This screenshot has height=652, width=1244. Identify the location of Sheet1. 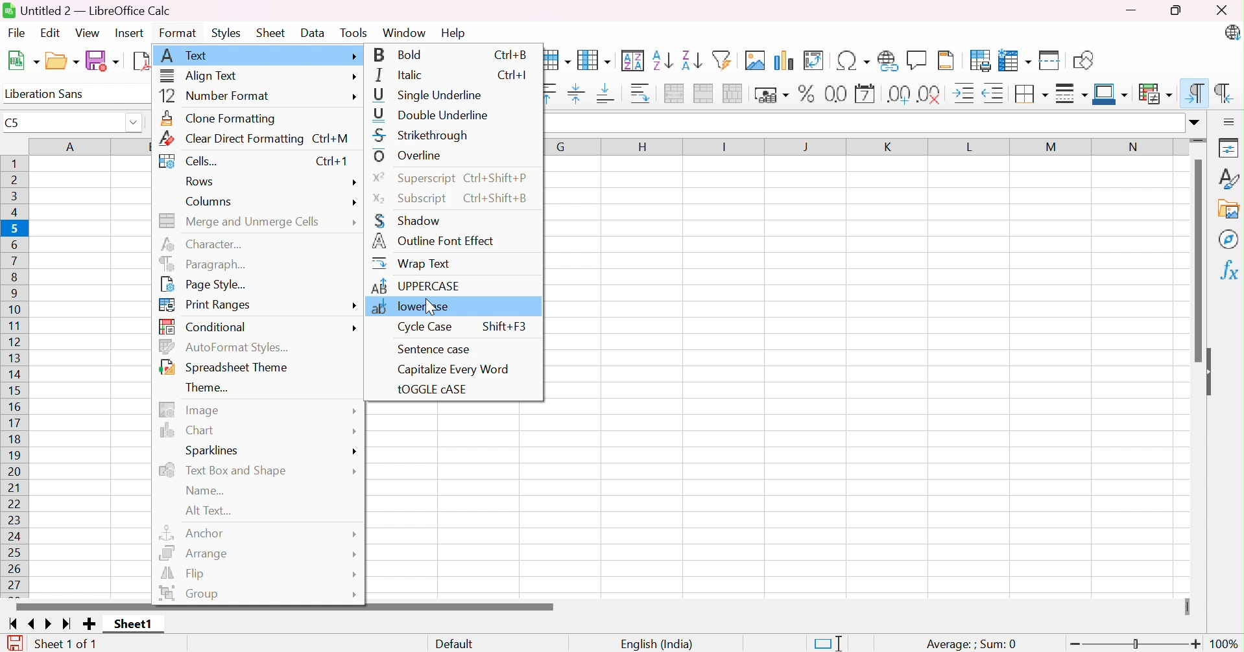
(132, 625).